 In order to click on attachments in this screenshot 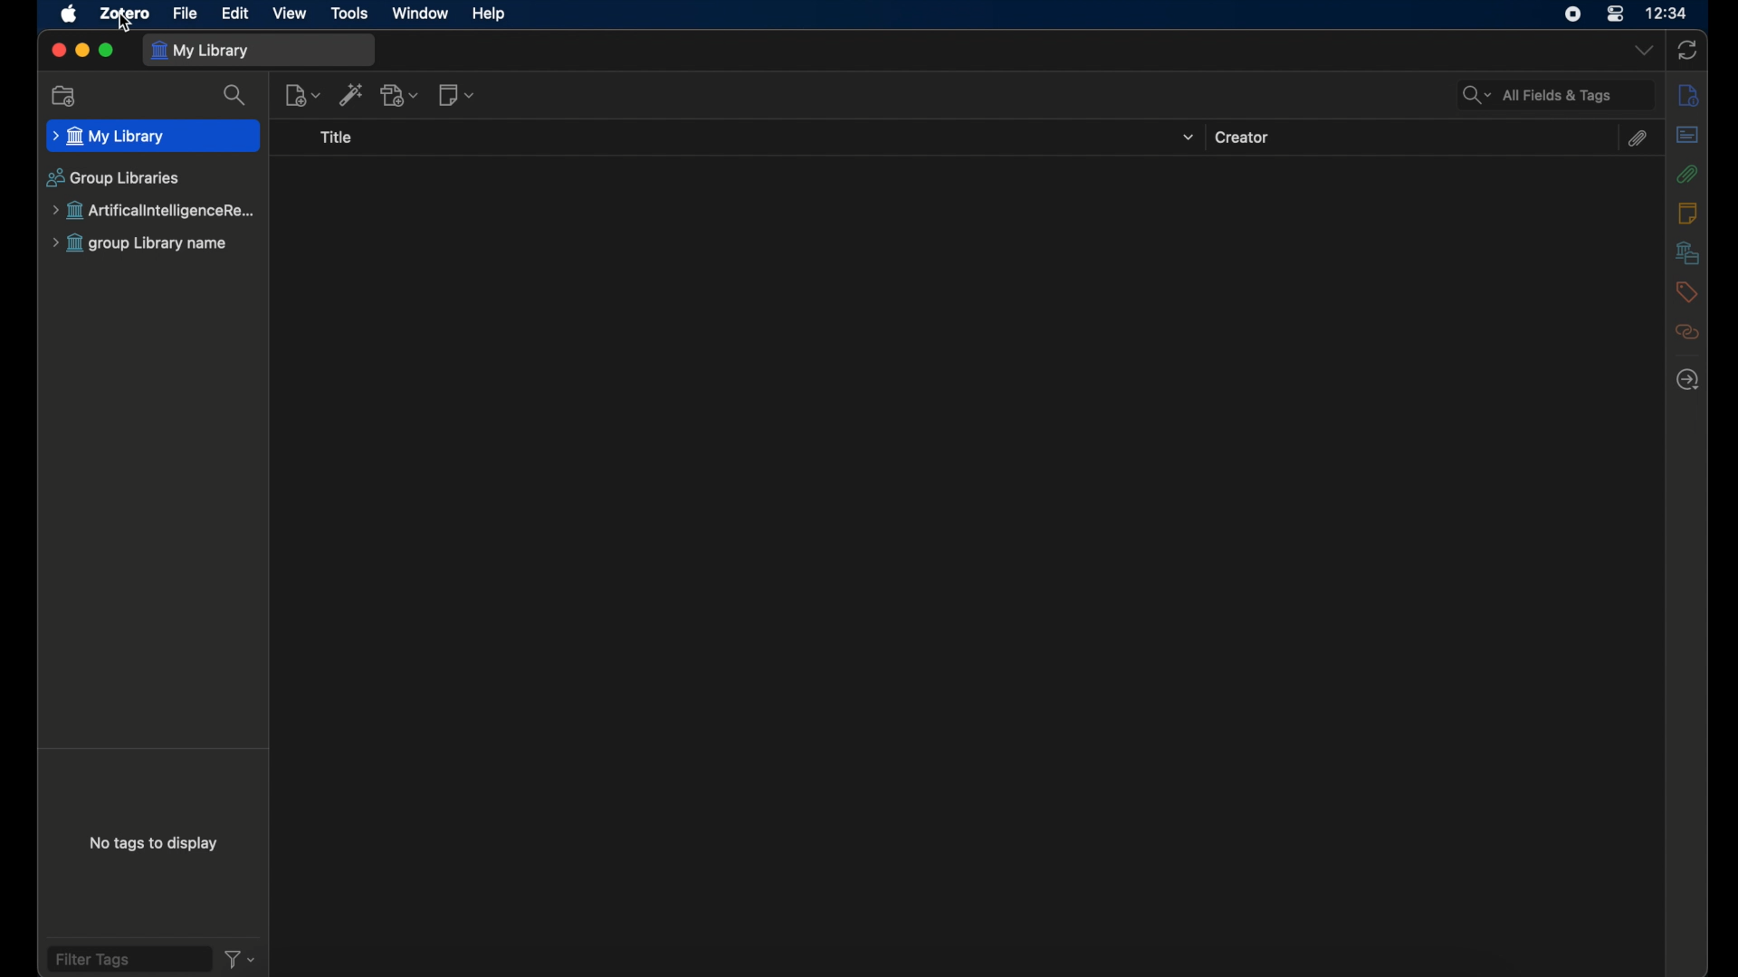, I will do `click(1639, 138)`.